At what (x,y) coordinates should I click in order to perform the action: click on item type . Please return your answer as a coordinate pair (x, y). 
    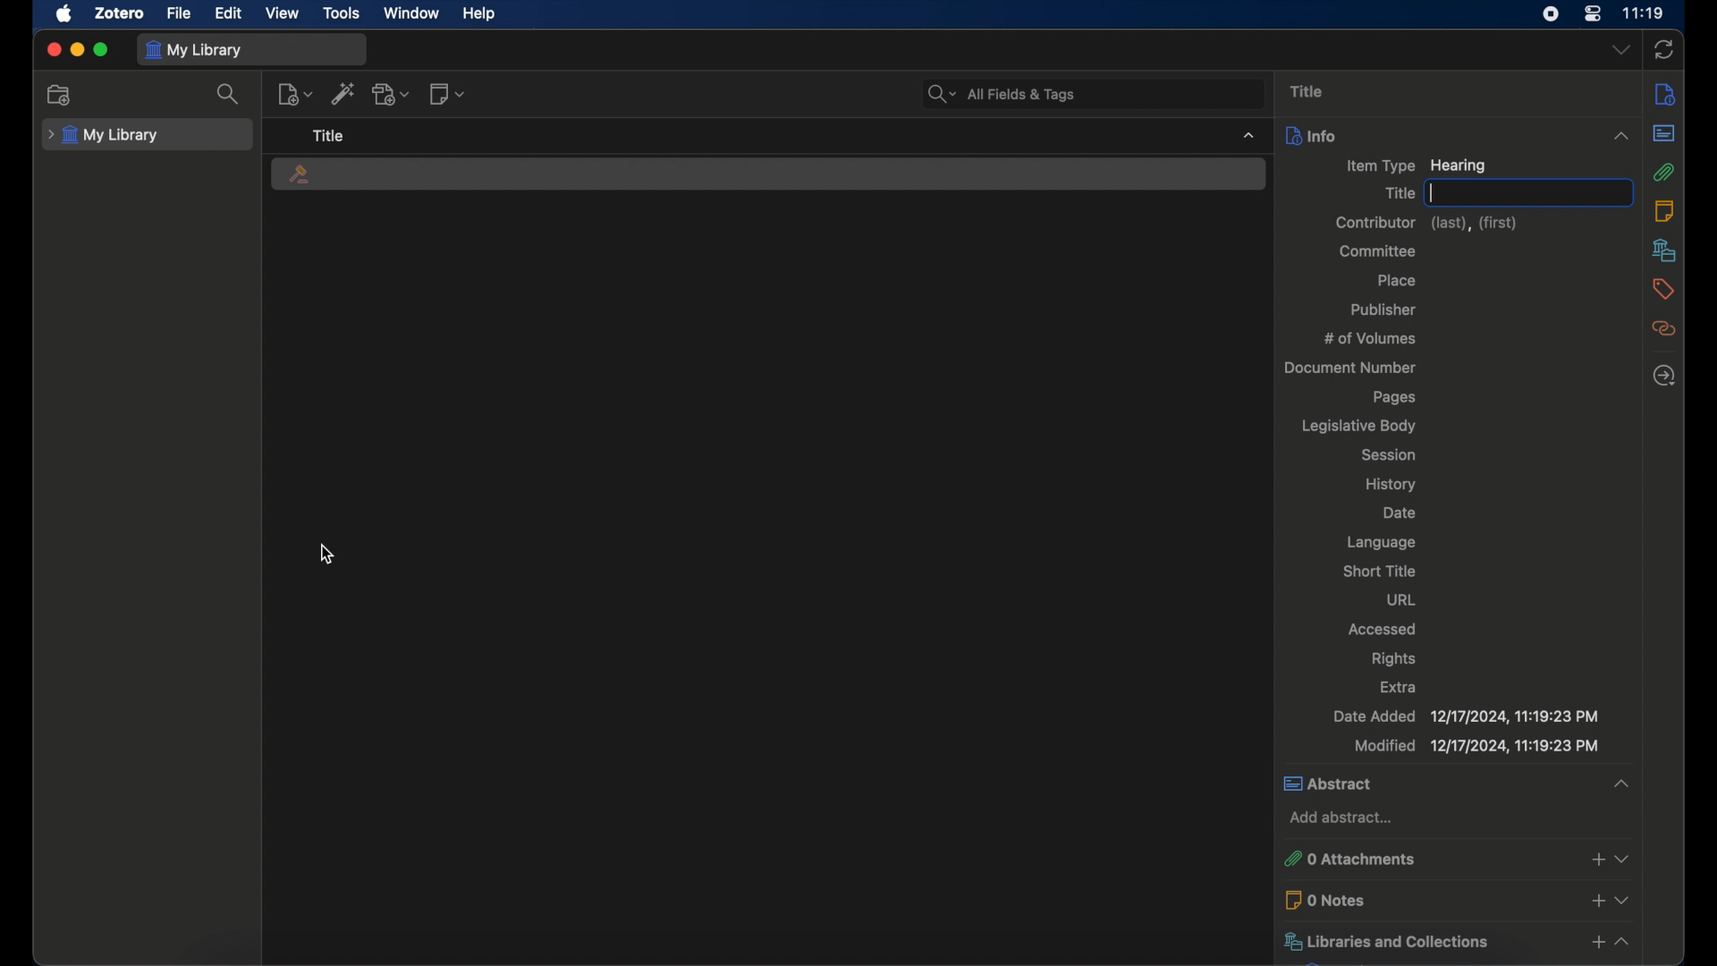
    Looking at the image, I should click on (1417, 165).